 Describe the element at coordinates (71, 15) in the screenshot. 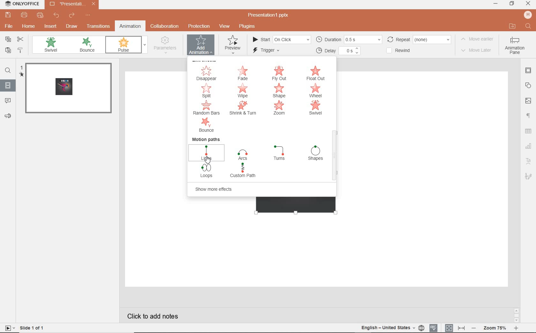

I see `redo` at that location.